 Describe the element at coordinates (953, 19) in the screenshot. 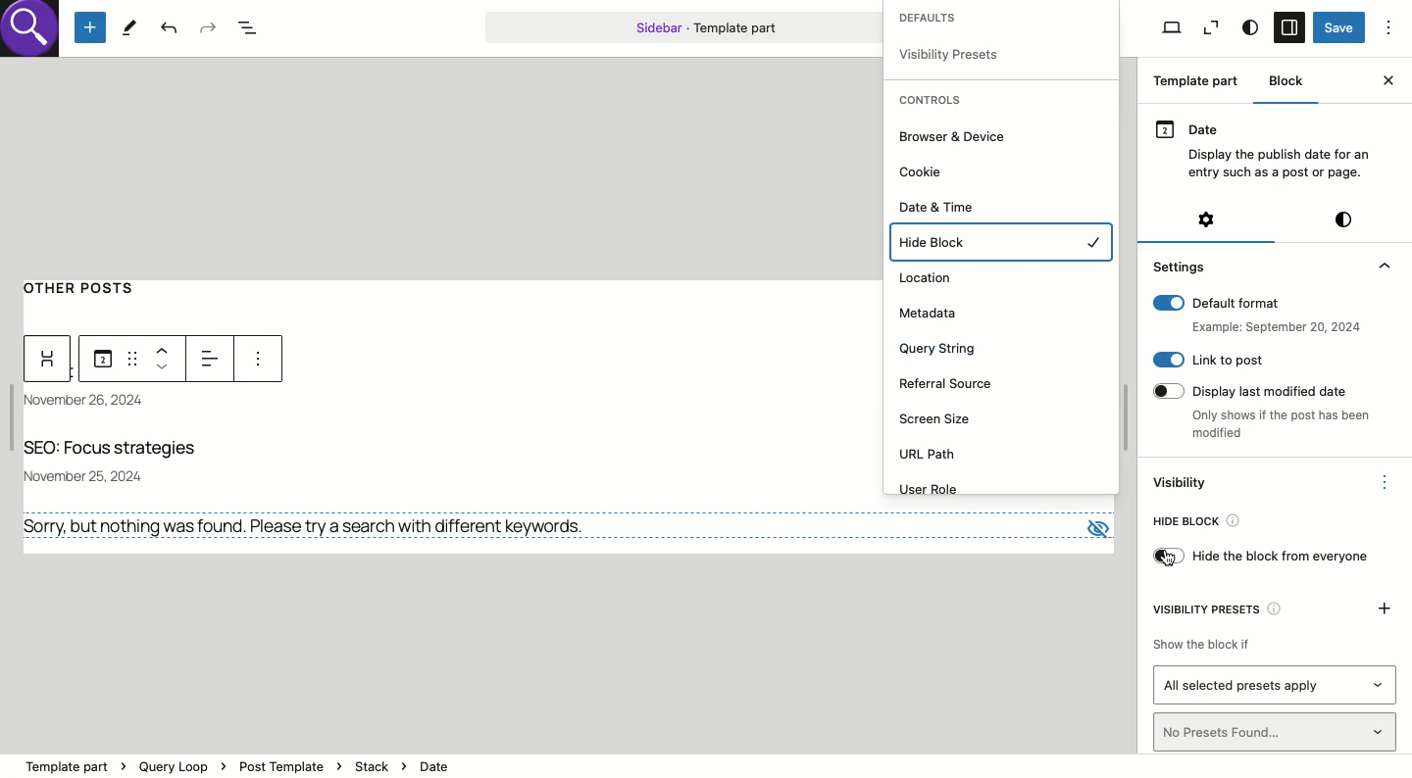

I see `Defaults` at that location.